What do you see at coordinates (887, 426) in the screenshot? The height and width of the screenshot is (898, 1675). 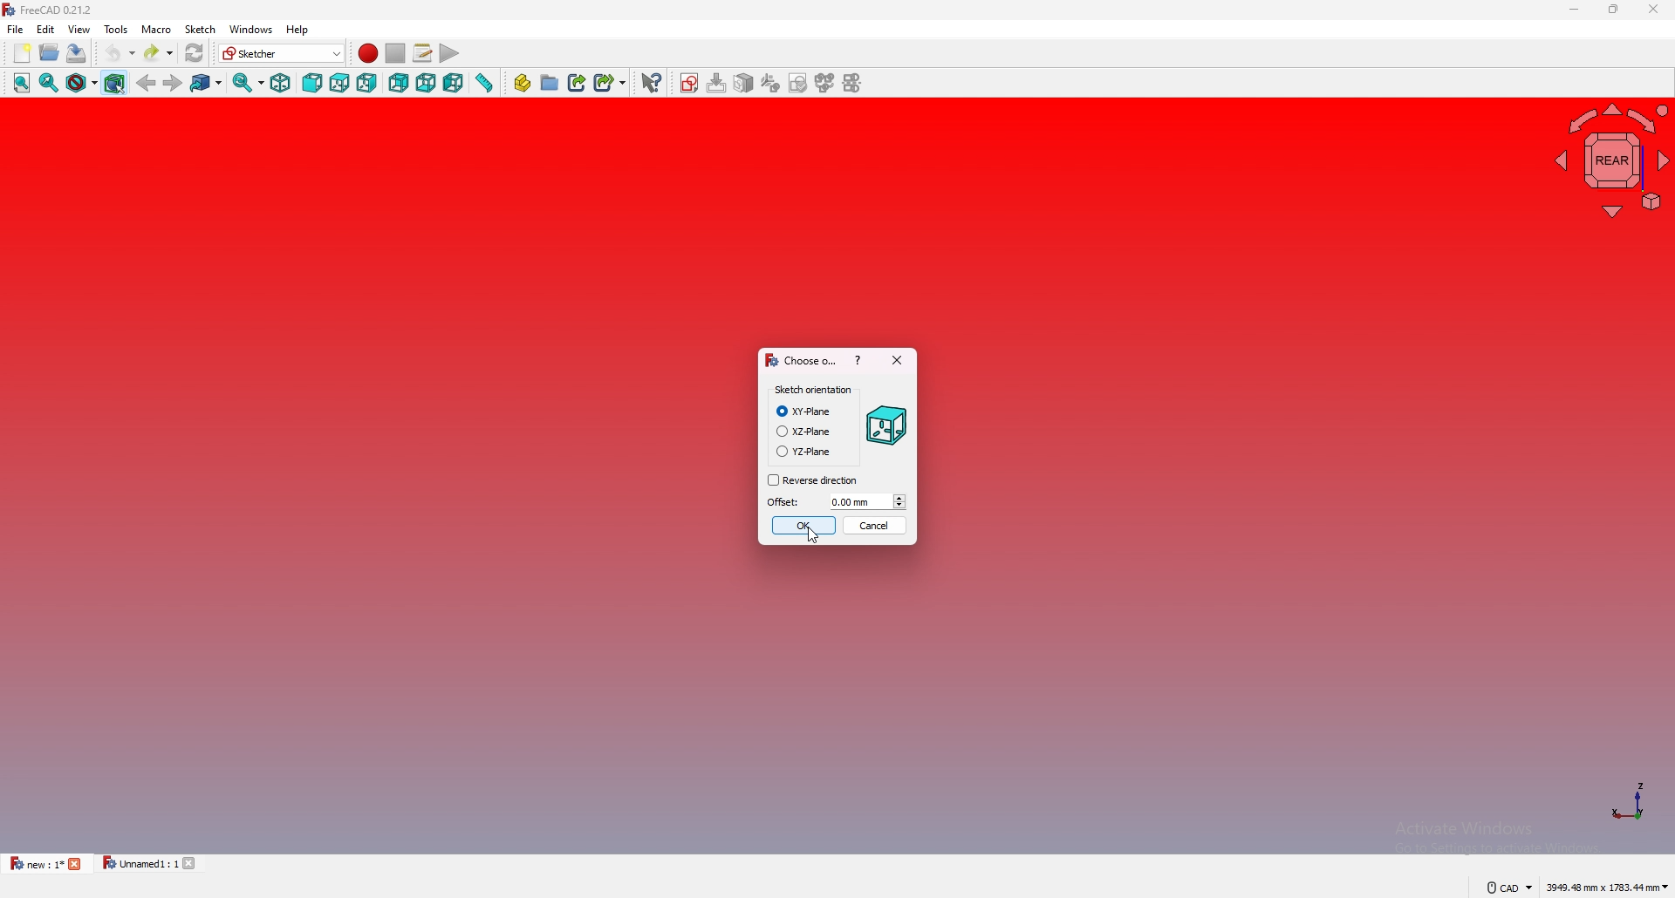 I see `Shape` at bounding box center [887, 426].